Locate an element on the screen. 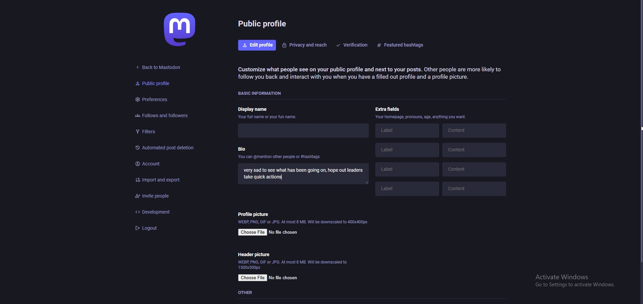 This screenshot has width=643, height=304. back to mastodon is located at coordinates (159, 68).